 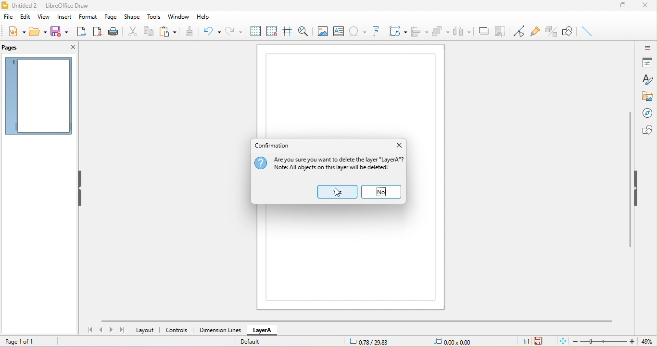 I want to click on controls, so click(x=180, y=330).